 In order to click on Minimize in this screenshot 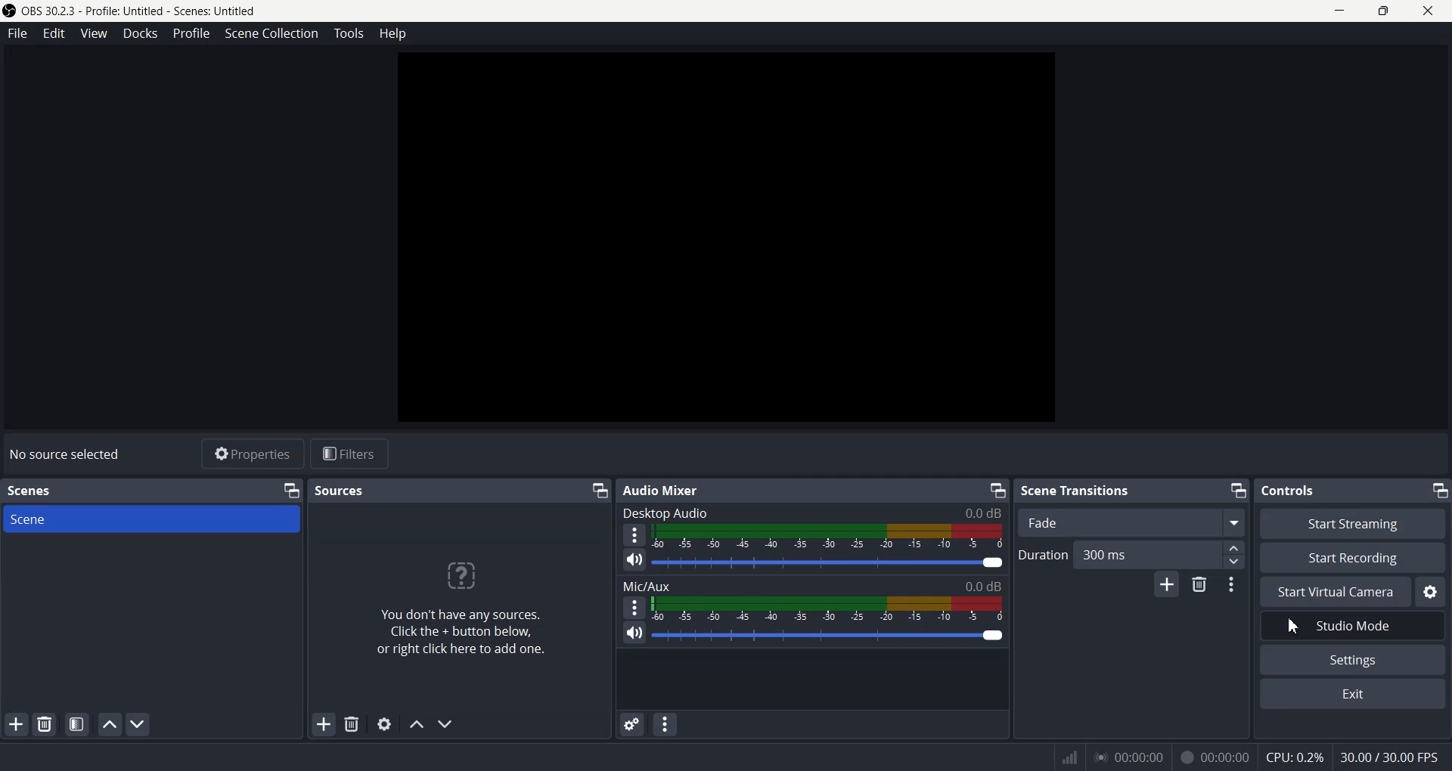, I will do `click(994, 490)`.